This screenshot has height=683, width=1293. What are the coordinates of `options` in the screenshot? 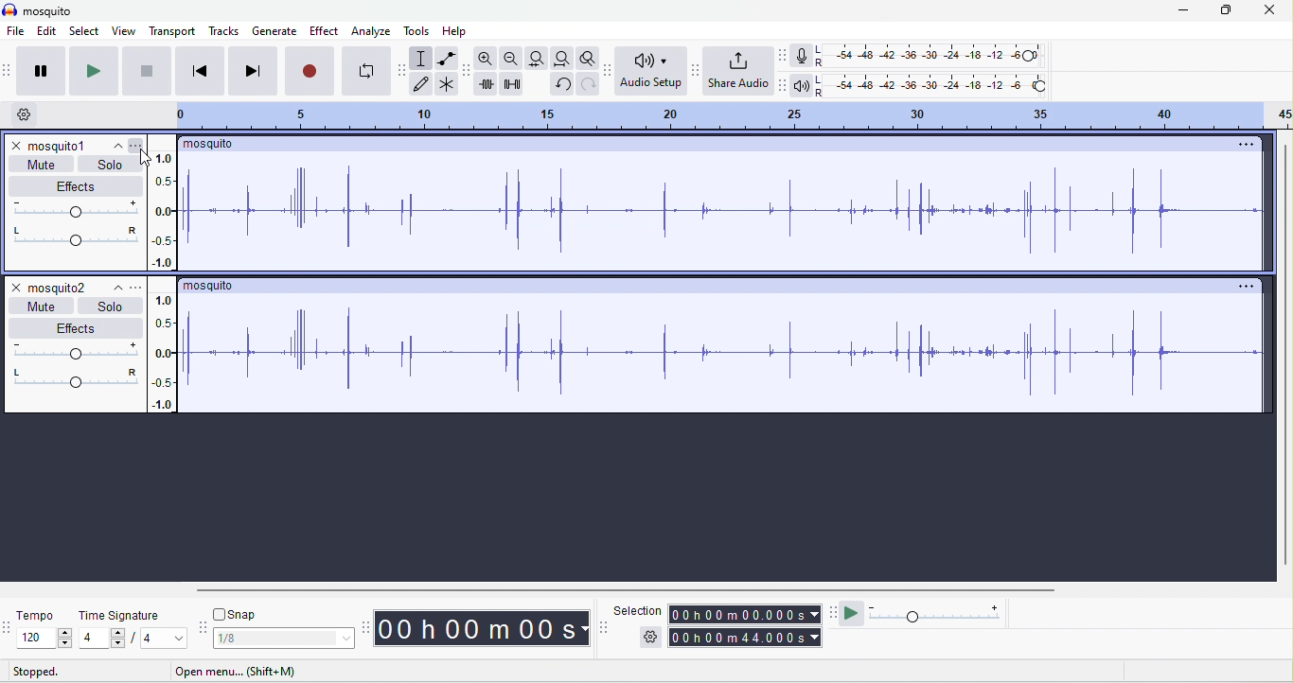 It's located at (1246, 143).